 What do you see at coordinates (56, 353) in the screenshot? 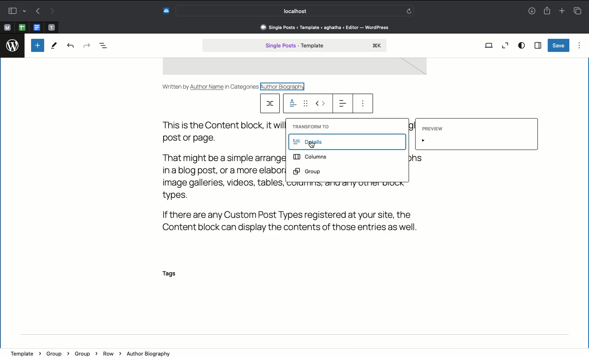
I see `Group` at bounding box center [56, 353].